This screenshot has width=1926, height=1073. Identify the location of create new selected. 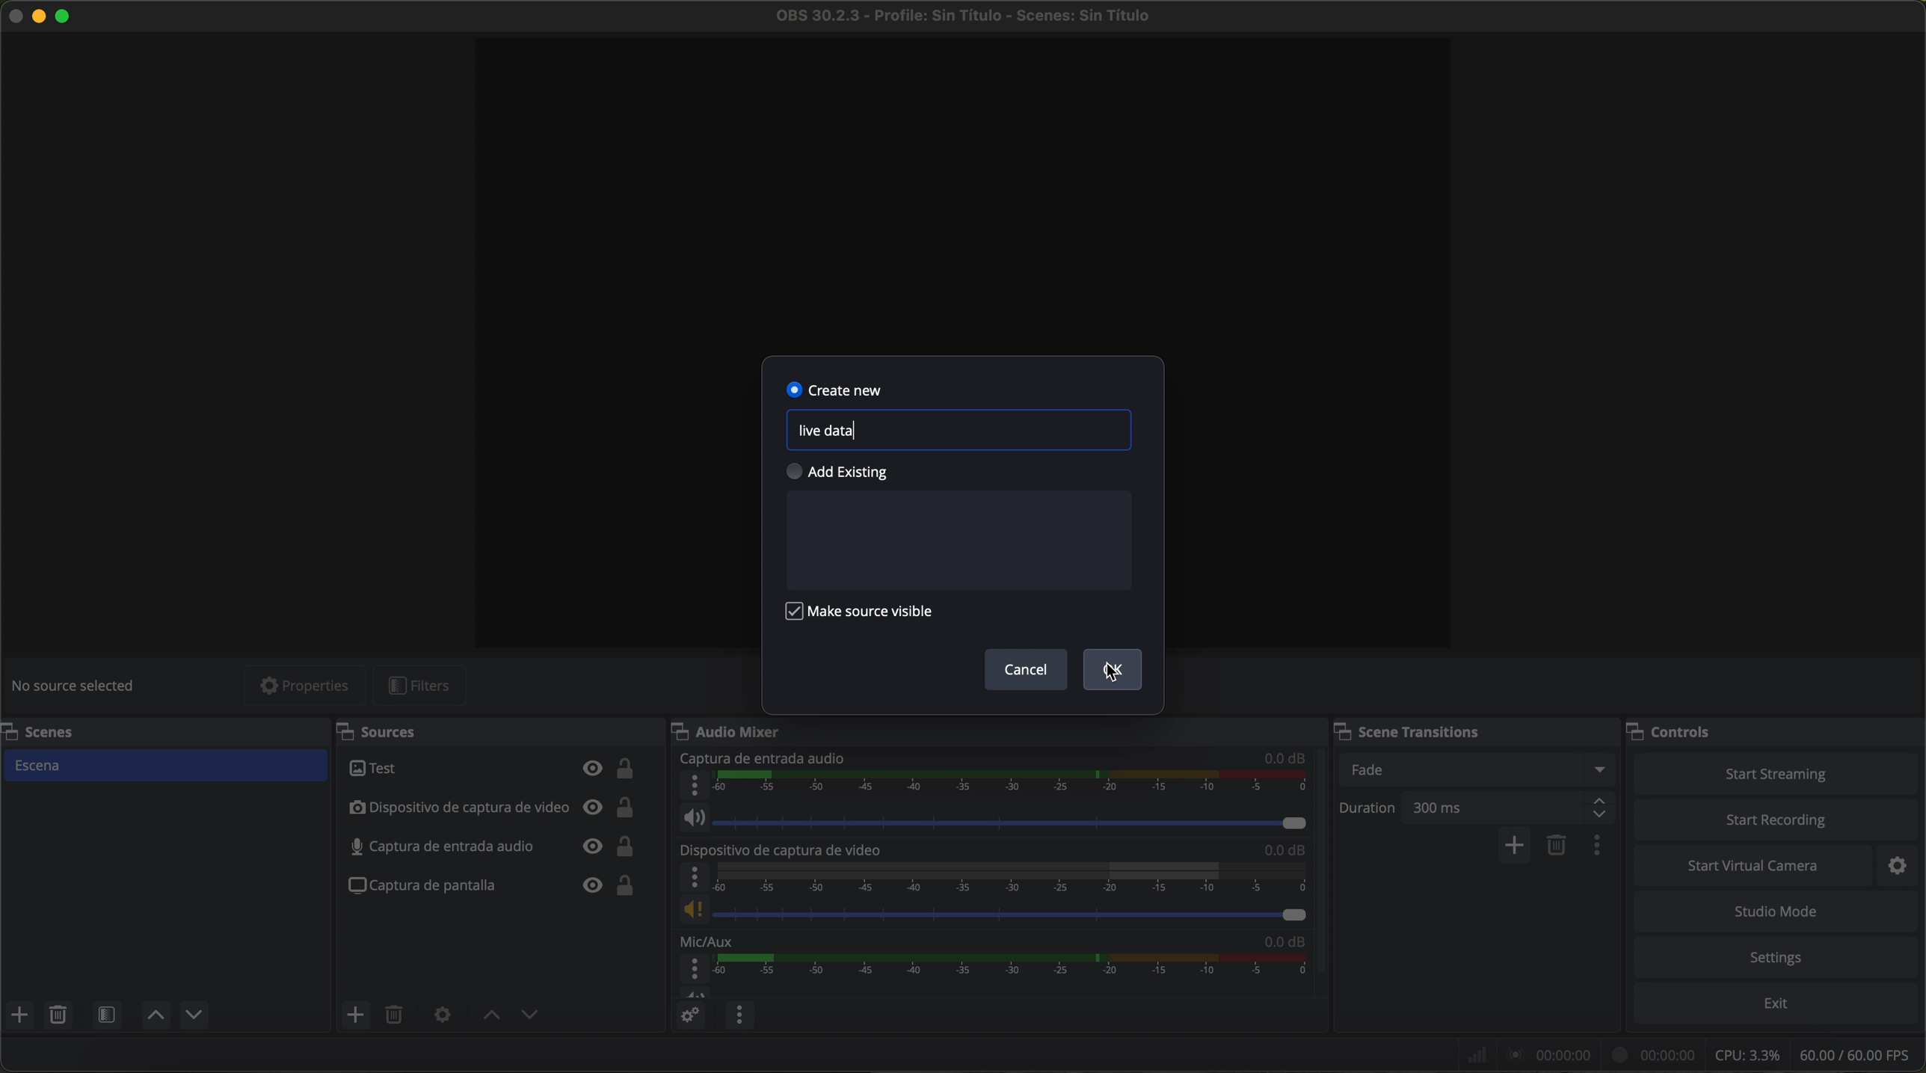
(837, 388).